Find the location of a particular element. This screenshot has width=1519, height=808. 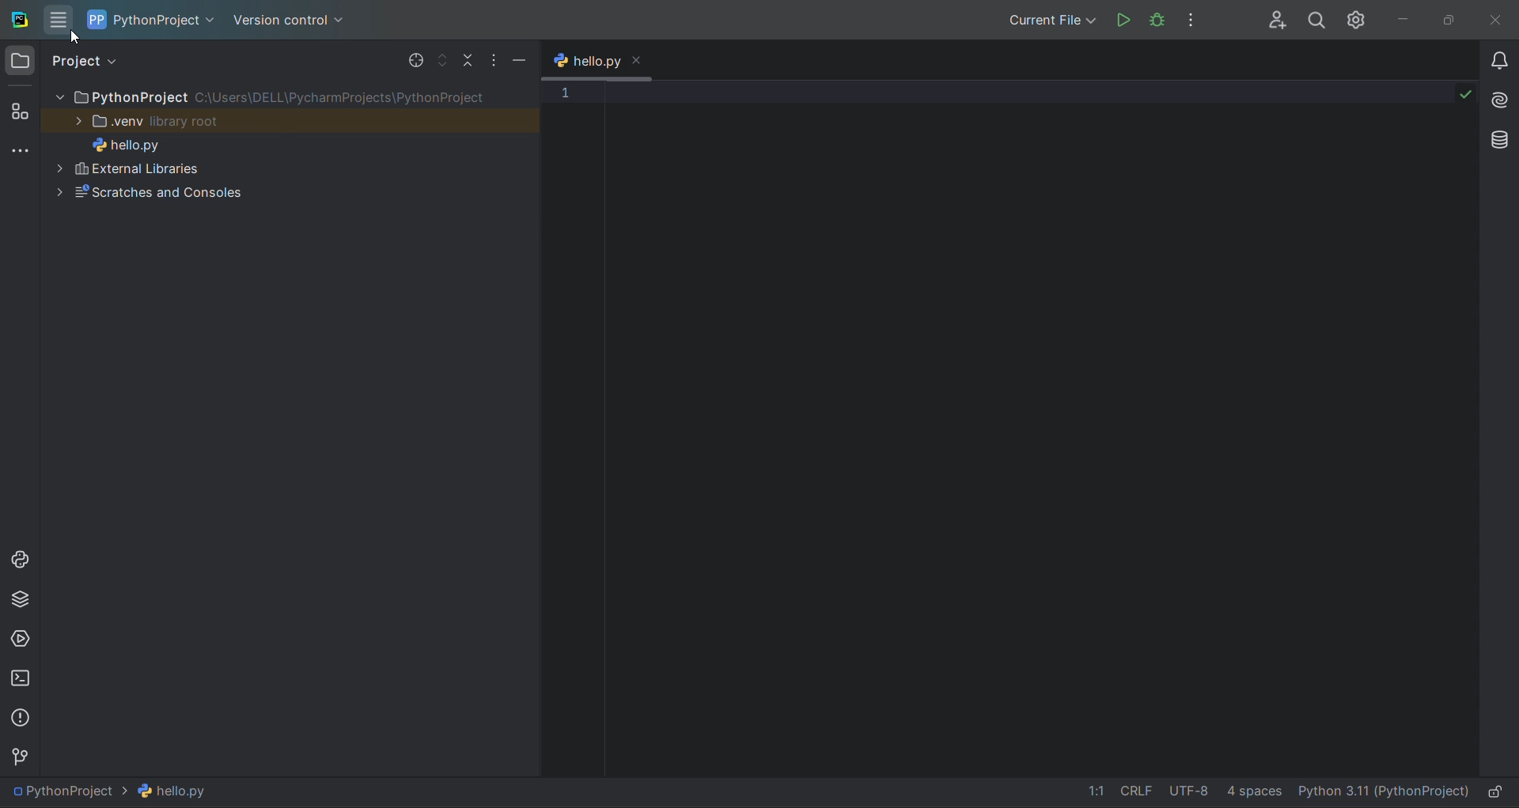

ai assistant is located at coordinates (1498, 99).